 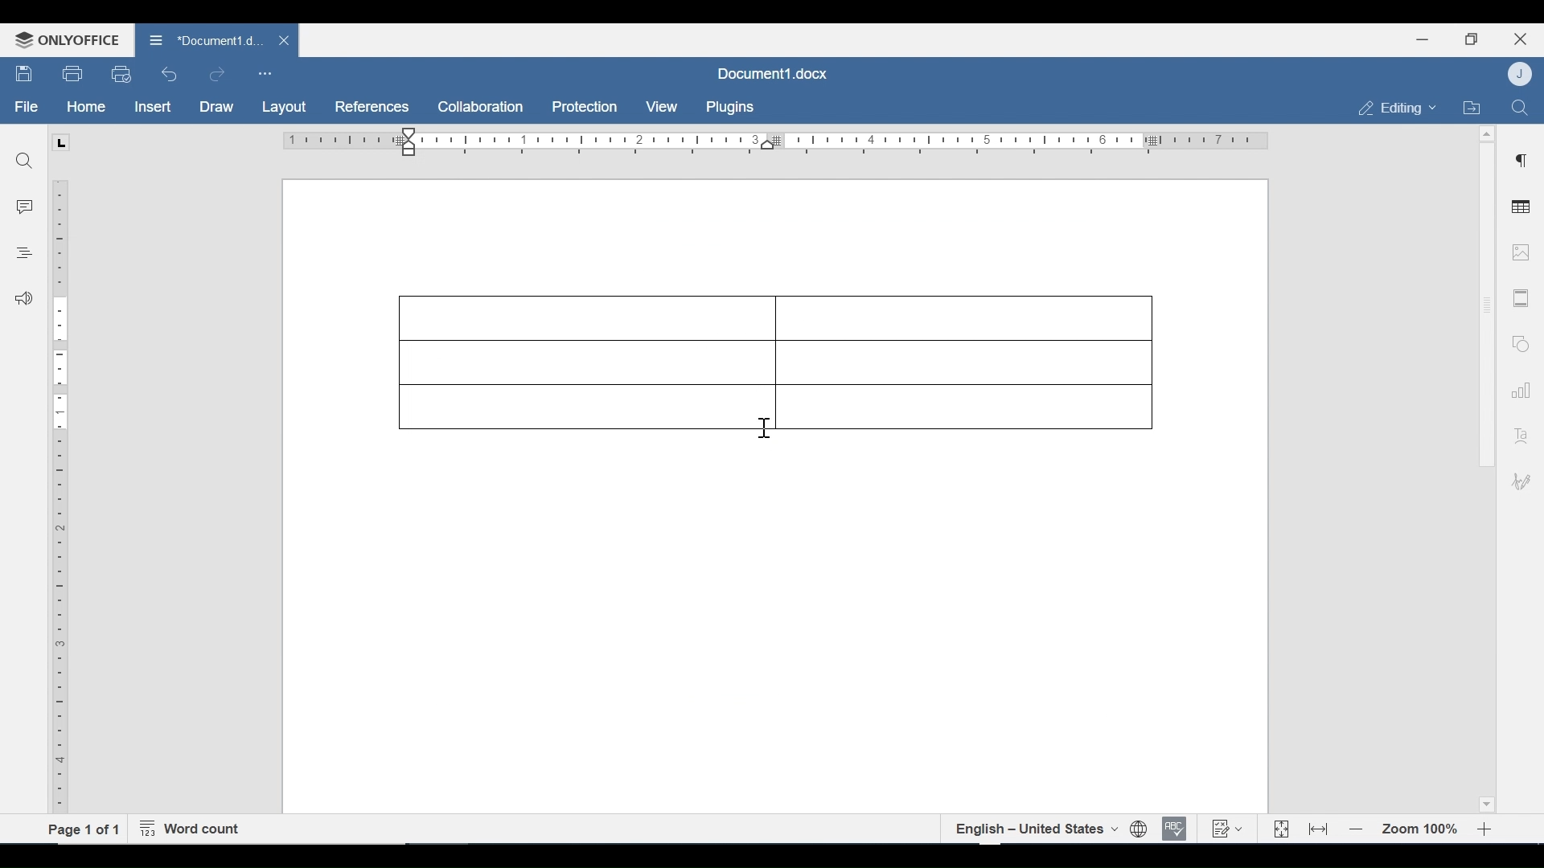 I want to click on Zoom in, so click(x=1488, y=829).